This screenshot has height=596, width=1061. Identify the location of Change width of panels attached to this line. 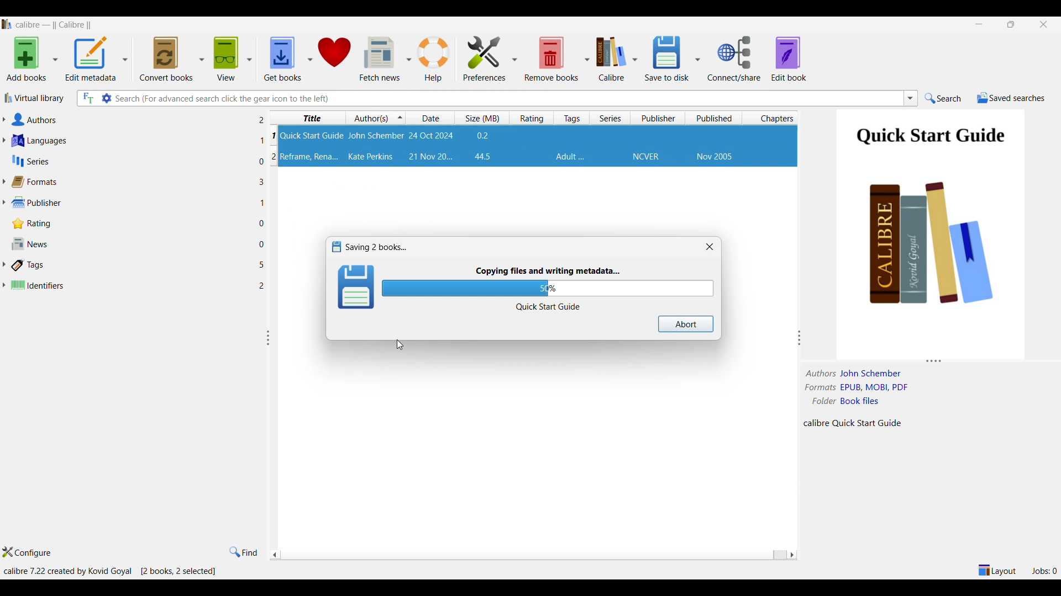
(802, 338).